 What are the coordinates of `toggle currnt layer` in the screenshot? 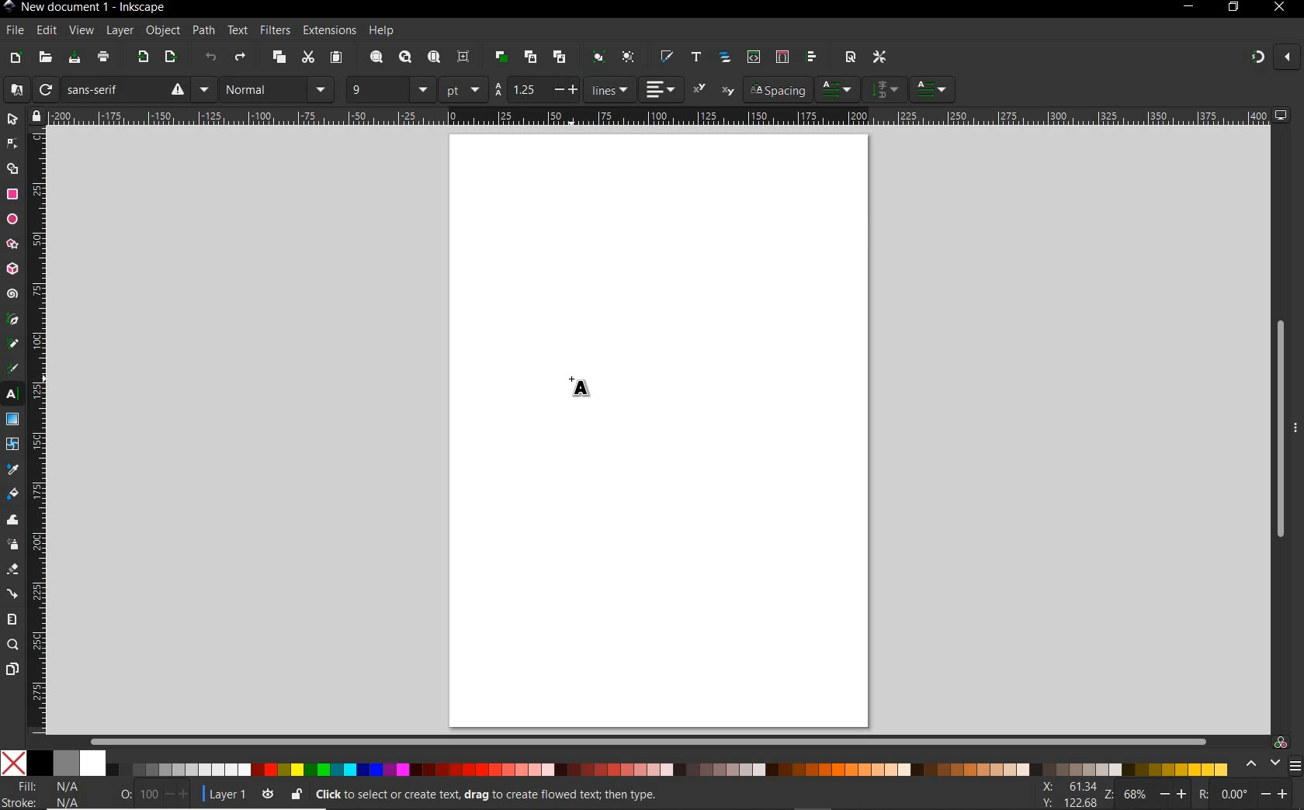 It's located at (268, 793).